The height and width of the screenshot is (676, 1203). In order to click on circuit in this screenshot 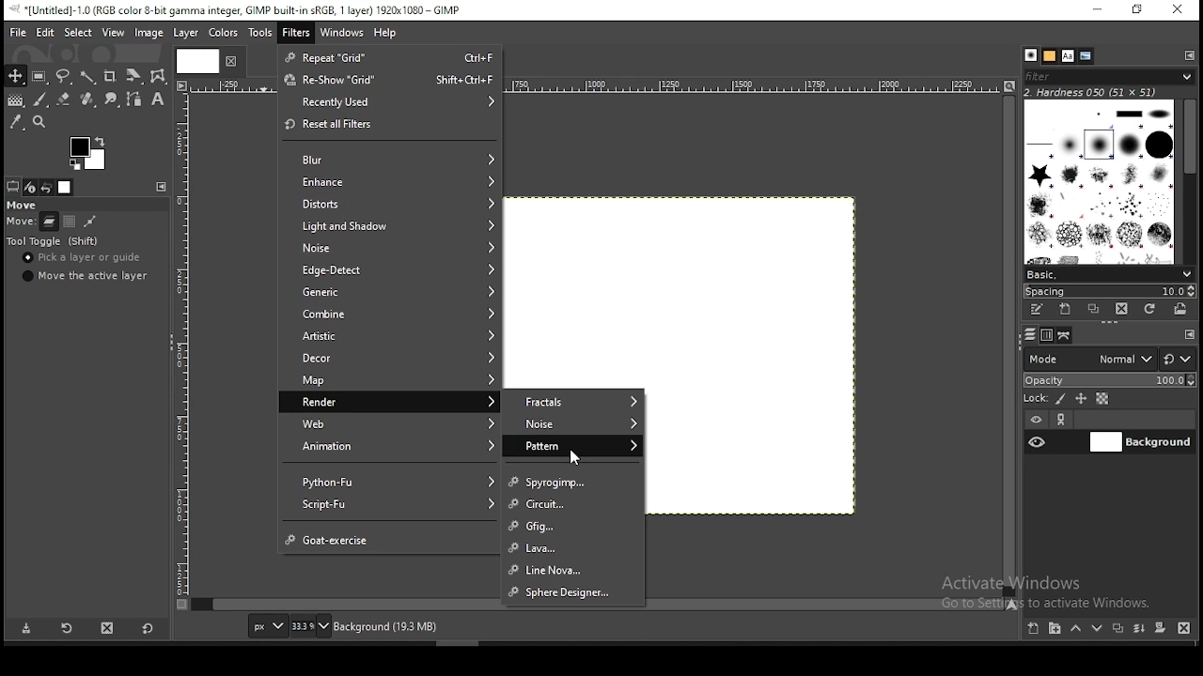, I will do `click(572, 503)`.